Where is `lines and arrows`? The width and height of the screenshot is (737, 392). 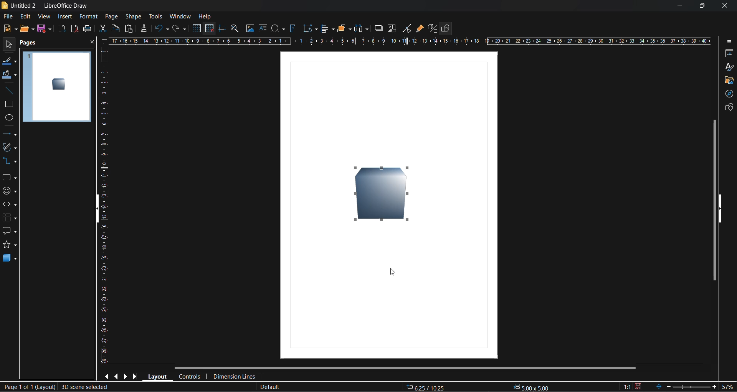
lines and arrows is located at coordinates (10, 134).